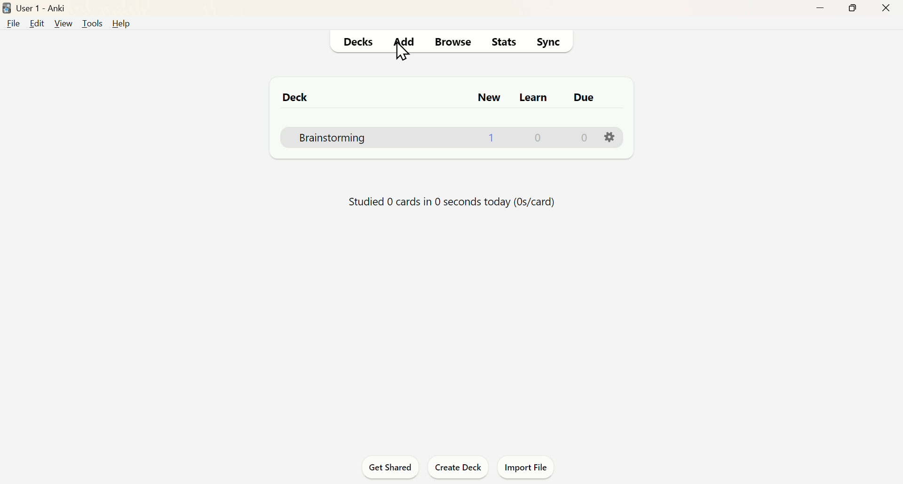 The width and height of the screenshot is (903, 484). What do you see at coordinates (549, 41) in the screenshot?
I see `Sync` at bounding box center [549, 41].